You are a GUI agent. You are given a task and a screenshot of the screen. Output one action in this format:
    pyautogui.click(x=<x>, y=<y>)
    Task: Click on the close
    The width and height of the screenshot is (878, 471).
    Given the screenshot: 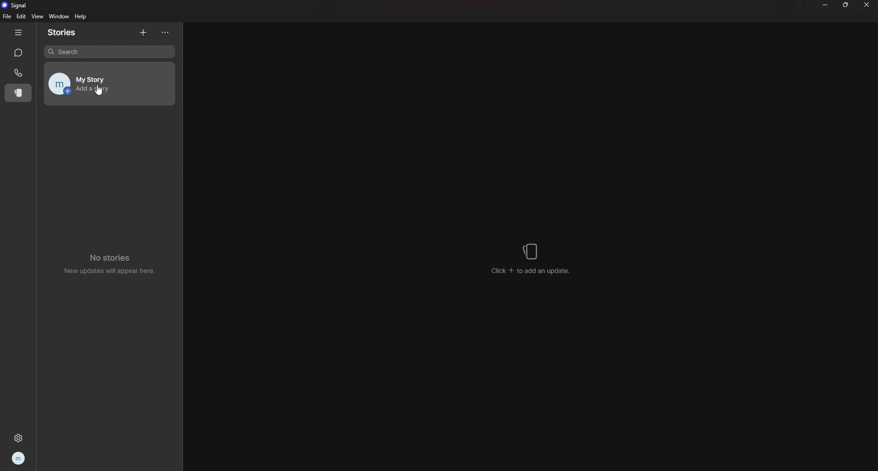 What is the action you would take?
    pyautogui.click(x=867, y=5)
    